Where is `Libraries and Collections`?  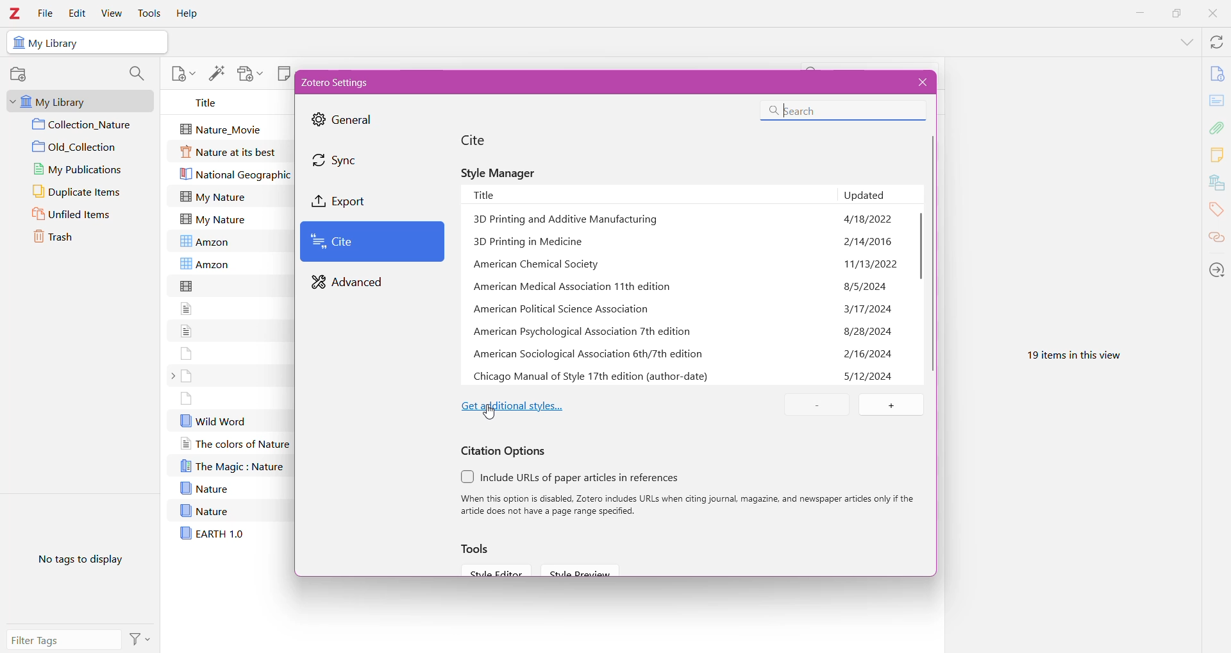
Libraries and Collections is located at coordinates (1216, 183).